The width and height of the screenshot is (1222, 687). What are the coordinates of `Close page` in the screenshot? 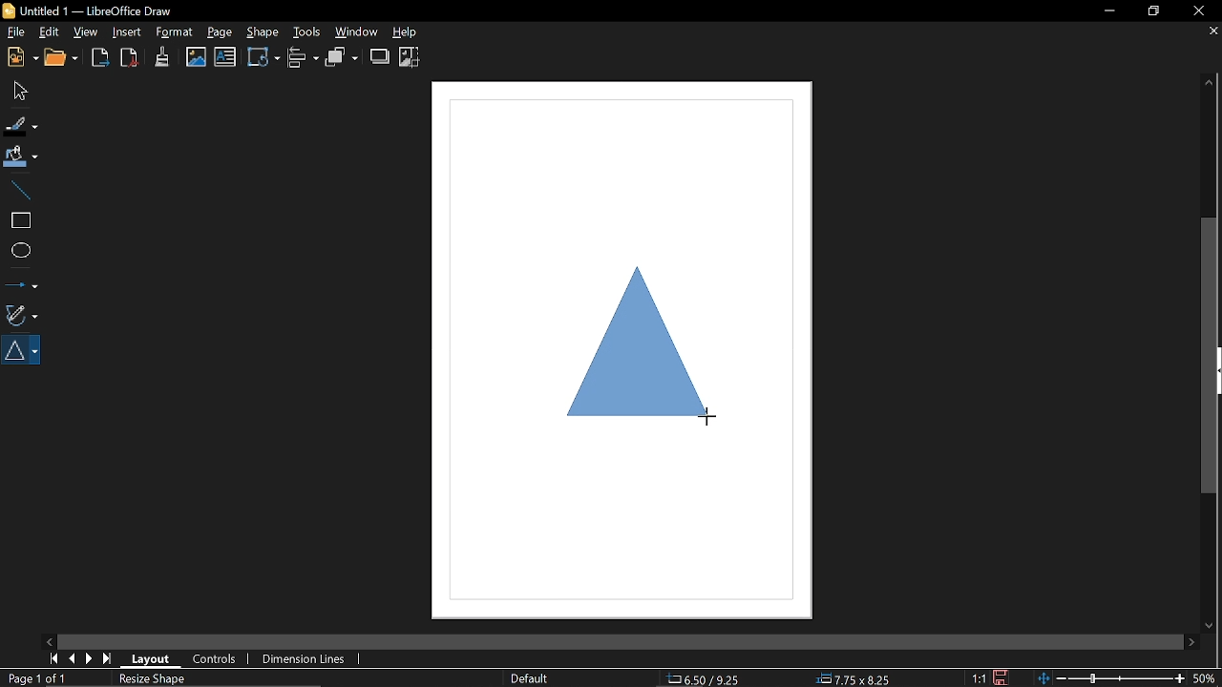 It's located at (1211, 31).